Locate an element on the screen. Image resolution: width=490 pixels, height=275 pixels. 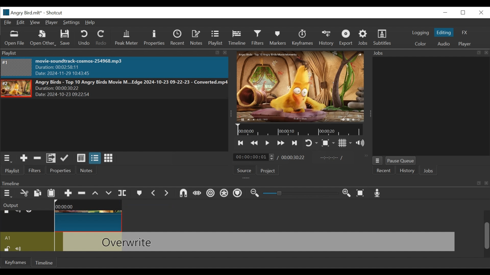
Jobs is located at coordinates (363, 38).